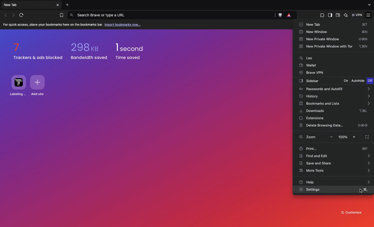 This screenshot has height=227, width=374. Describe the element at coordinates (353, 212) in the screenshot. I see `Customize` at that location.